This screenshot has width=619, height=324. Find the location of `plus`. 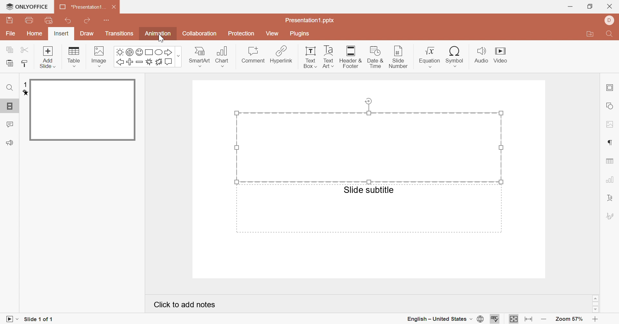

plus is located at coordinates (131, 62).